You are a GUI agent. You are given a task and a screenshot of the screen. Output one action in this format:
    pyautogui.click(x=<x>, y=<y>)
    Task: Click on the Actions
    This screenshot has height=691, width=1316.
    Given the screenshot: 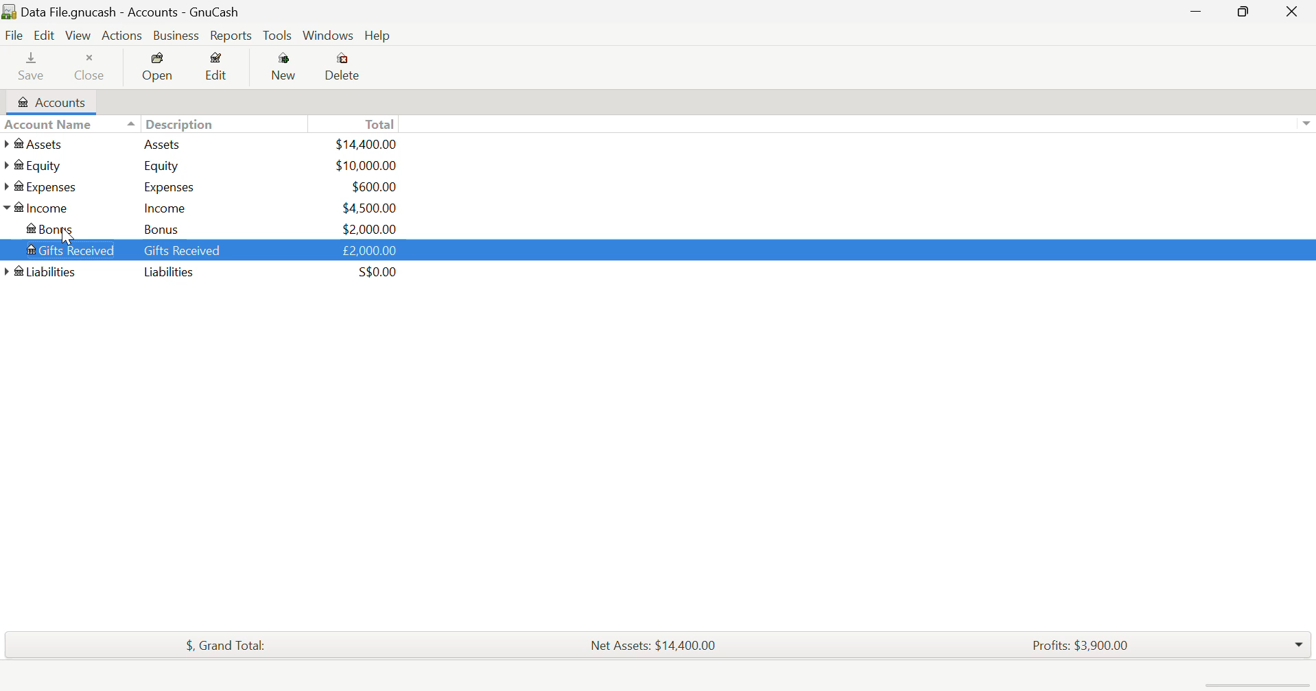 What is the action you would take?
    pyautogui.click(x=123, y=34)
    